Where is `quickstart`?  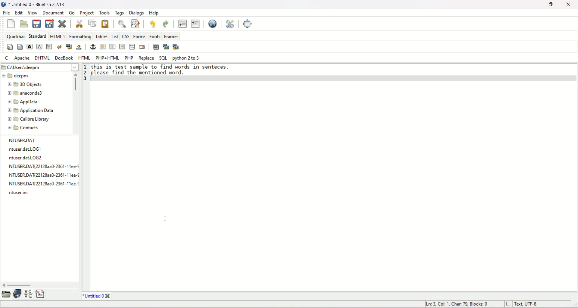 quickstart is located at coordinates (10, 47).